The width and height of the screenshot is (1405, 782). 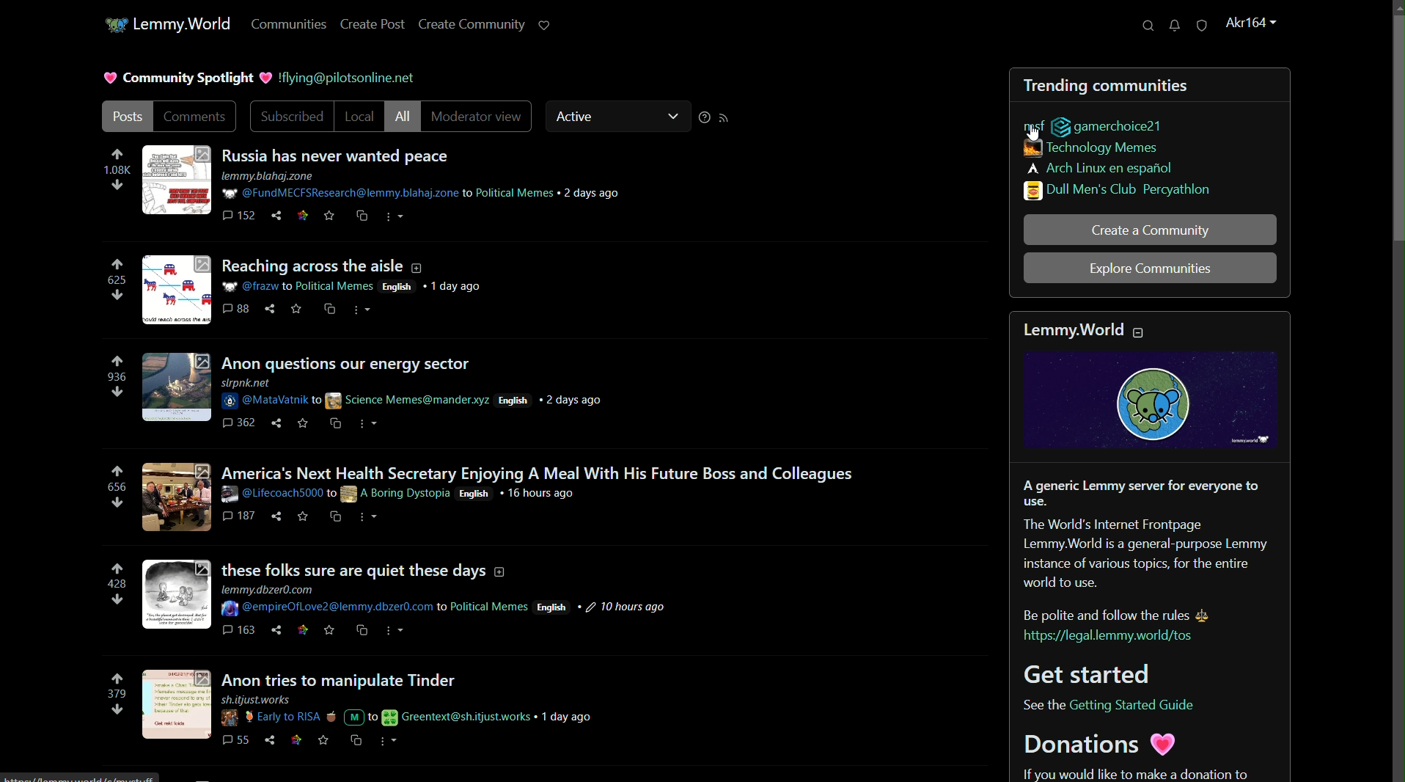 I want to click on post-1, so click(x=340, y=156).